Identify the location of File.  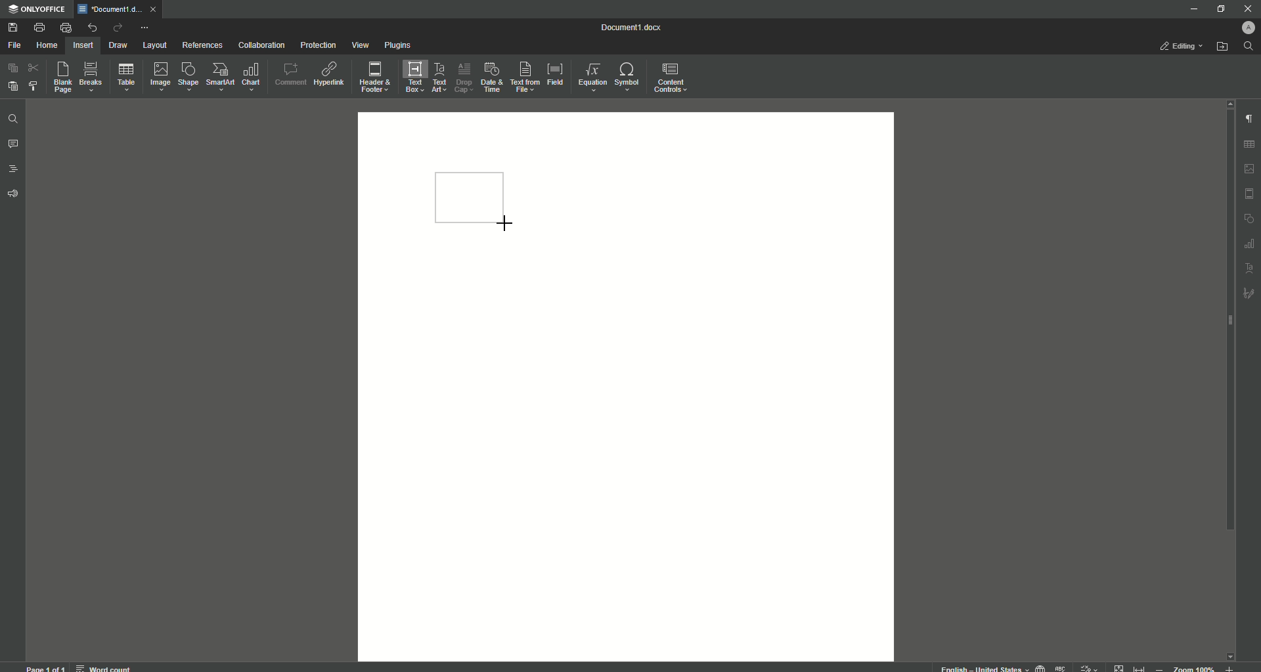
(14, 46).